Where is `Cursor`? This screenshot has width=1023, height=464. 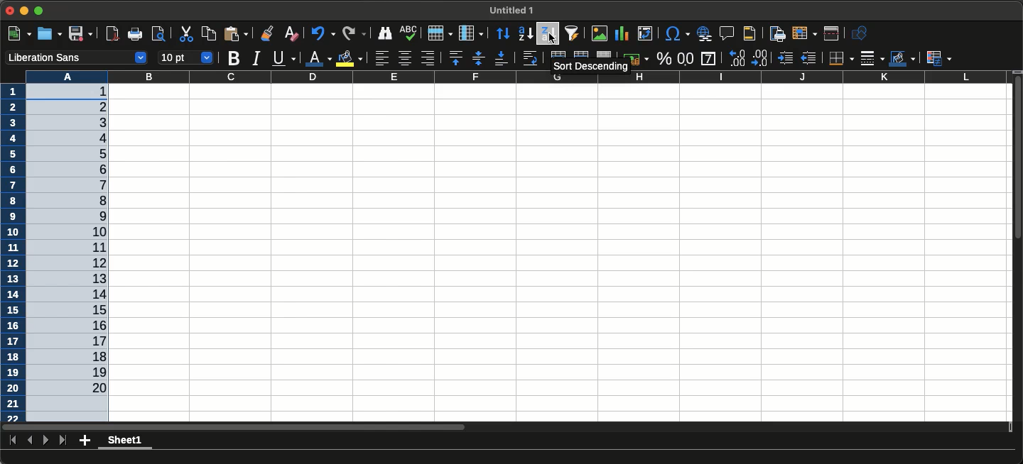
Cursor is located at coordinates (553, 38).